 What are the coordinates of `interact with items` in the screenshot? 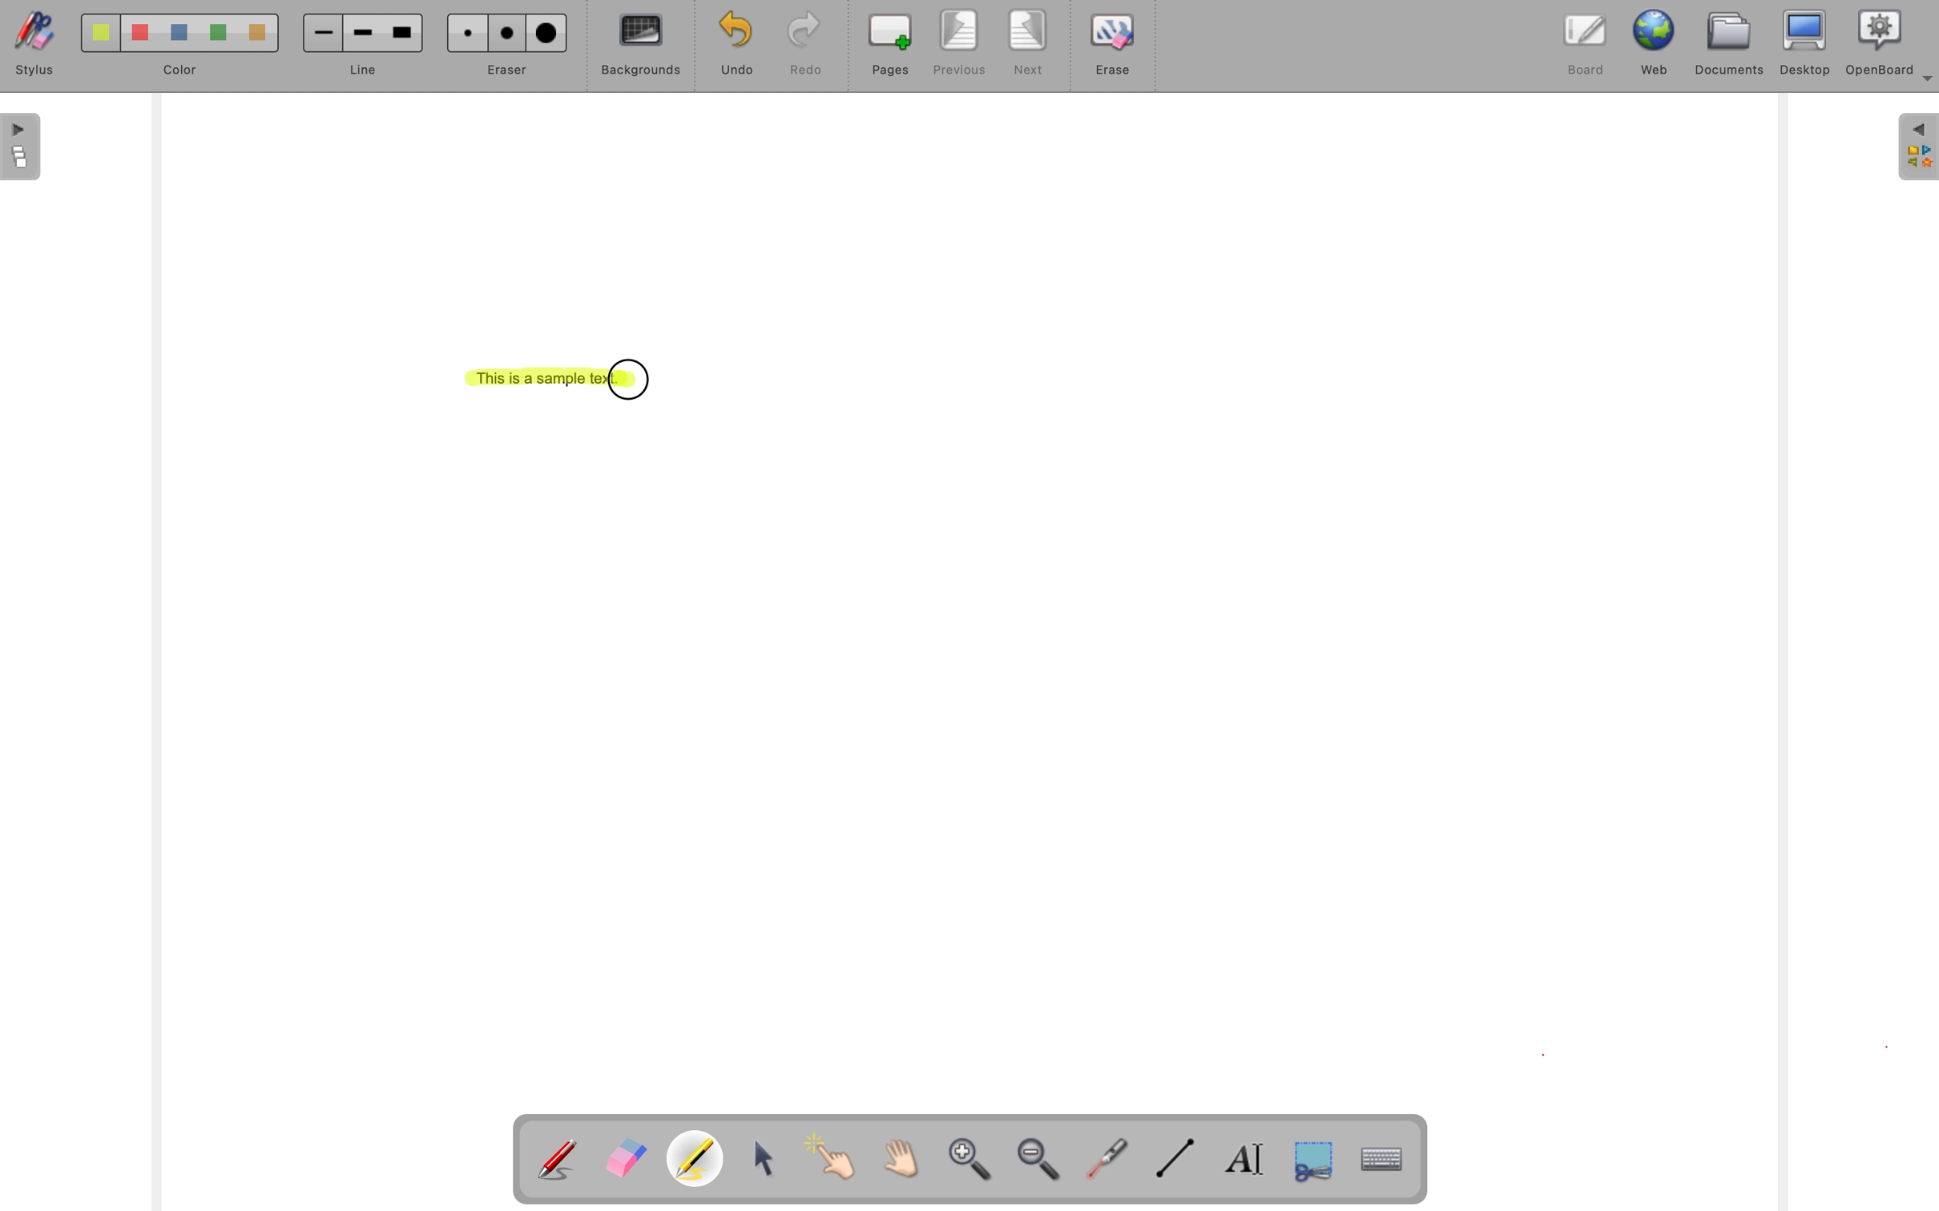 It's located at (841, 1155).